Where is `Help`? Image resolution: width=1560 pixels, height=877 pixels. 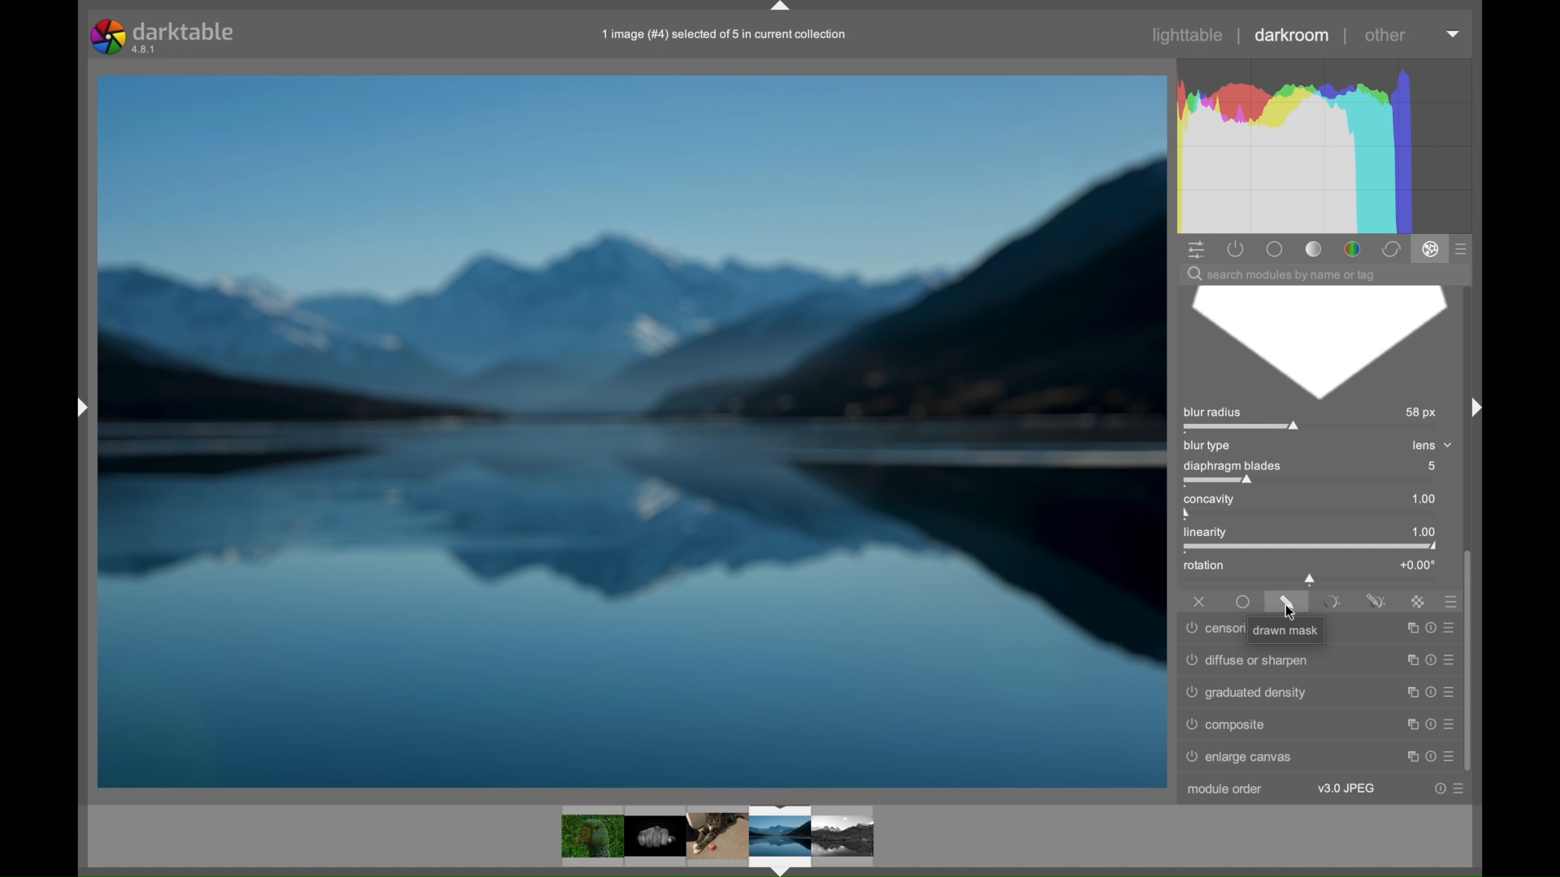
Help is located at coordinates (1427, 689).